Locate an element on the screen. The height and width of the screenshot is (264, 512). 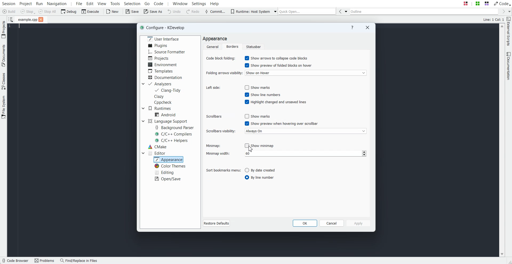
C/C++ Helpers is located at coordinates (172, 140).